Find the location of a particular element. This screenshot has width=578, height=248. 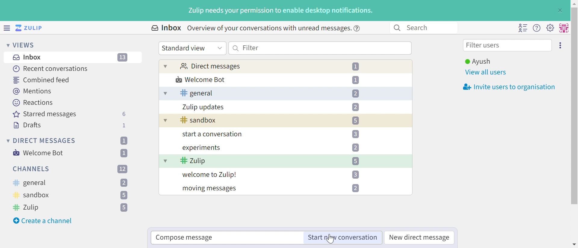

Starred messages is located at coordinates (45, 115).